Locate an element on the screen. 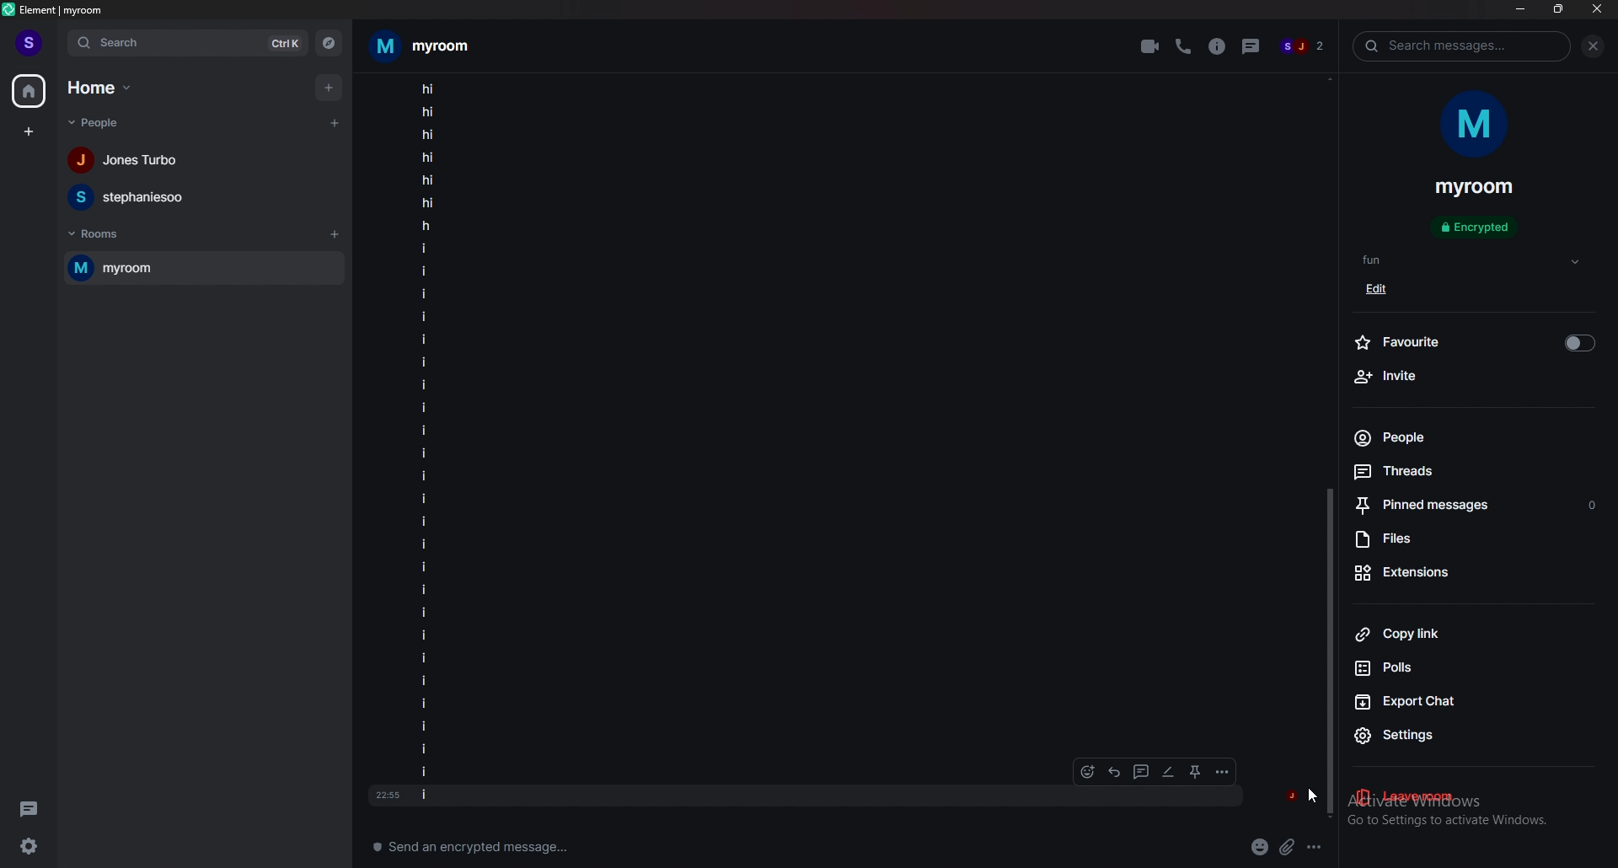 The height and width of the screenshot is (868, 1618). encrypted is located at coordinates (1479, 226).